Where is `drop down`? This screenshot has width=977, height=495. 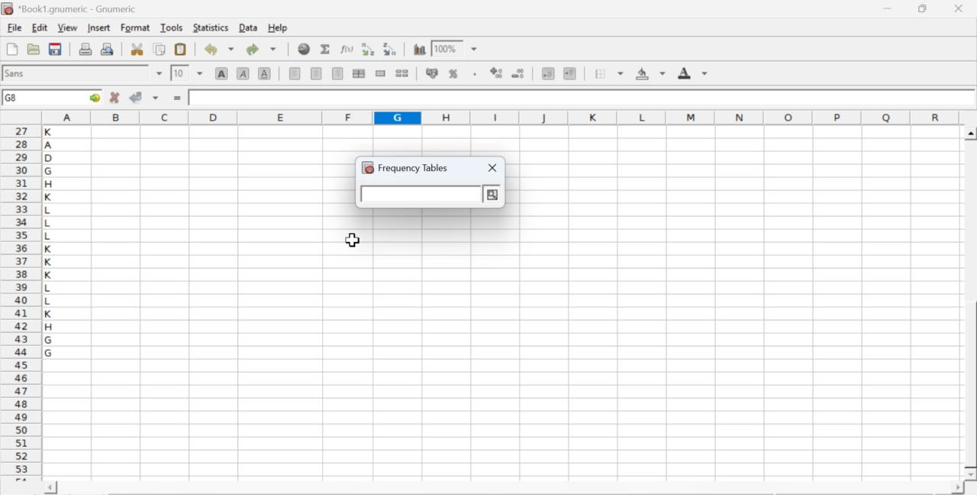 drop down is located at coordinates (200, 73).